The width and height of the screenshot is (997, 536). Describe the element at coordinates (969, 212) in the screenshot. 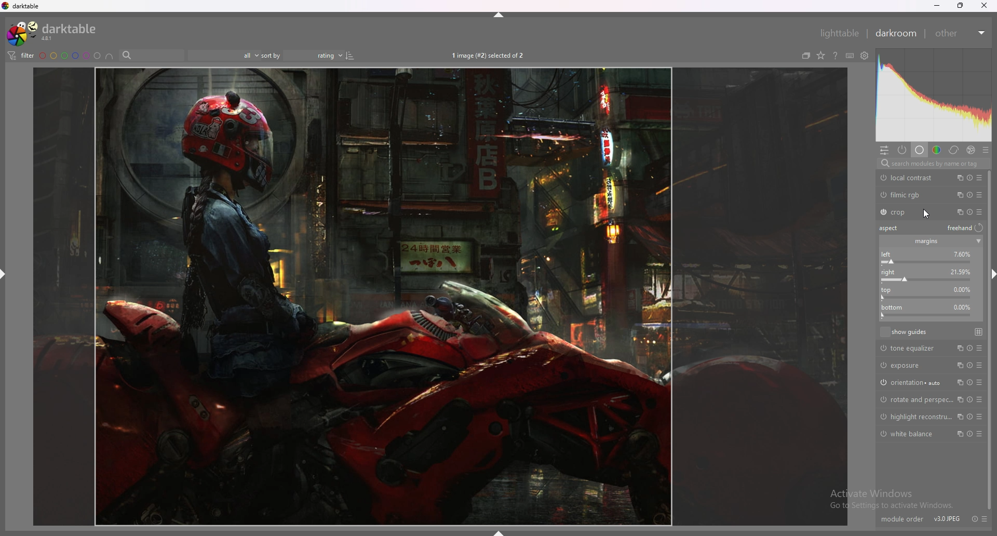

I see `reset` at that location.